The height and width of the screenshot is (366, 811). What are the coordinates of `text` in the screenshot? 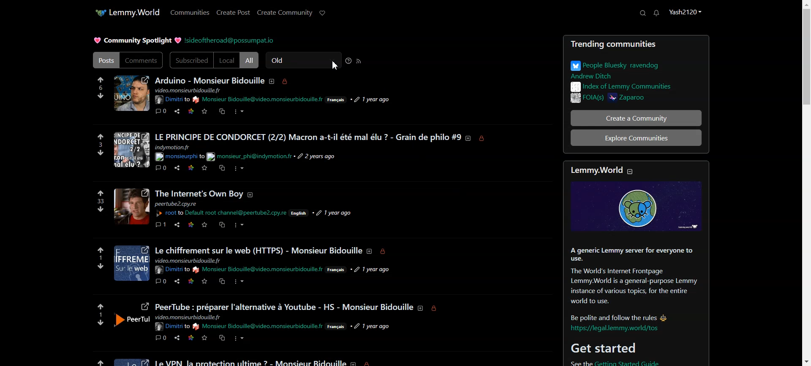 It's located at (171, 269).